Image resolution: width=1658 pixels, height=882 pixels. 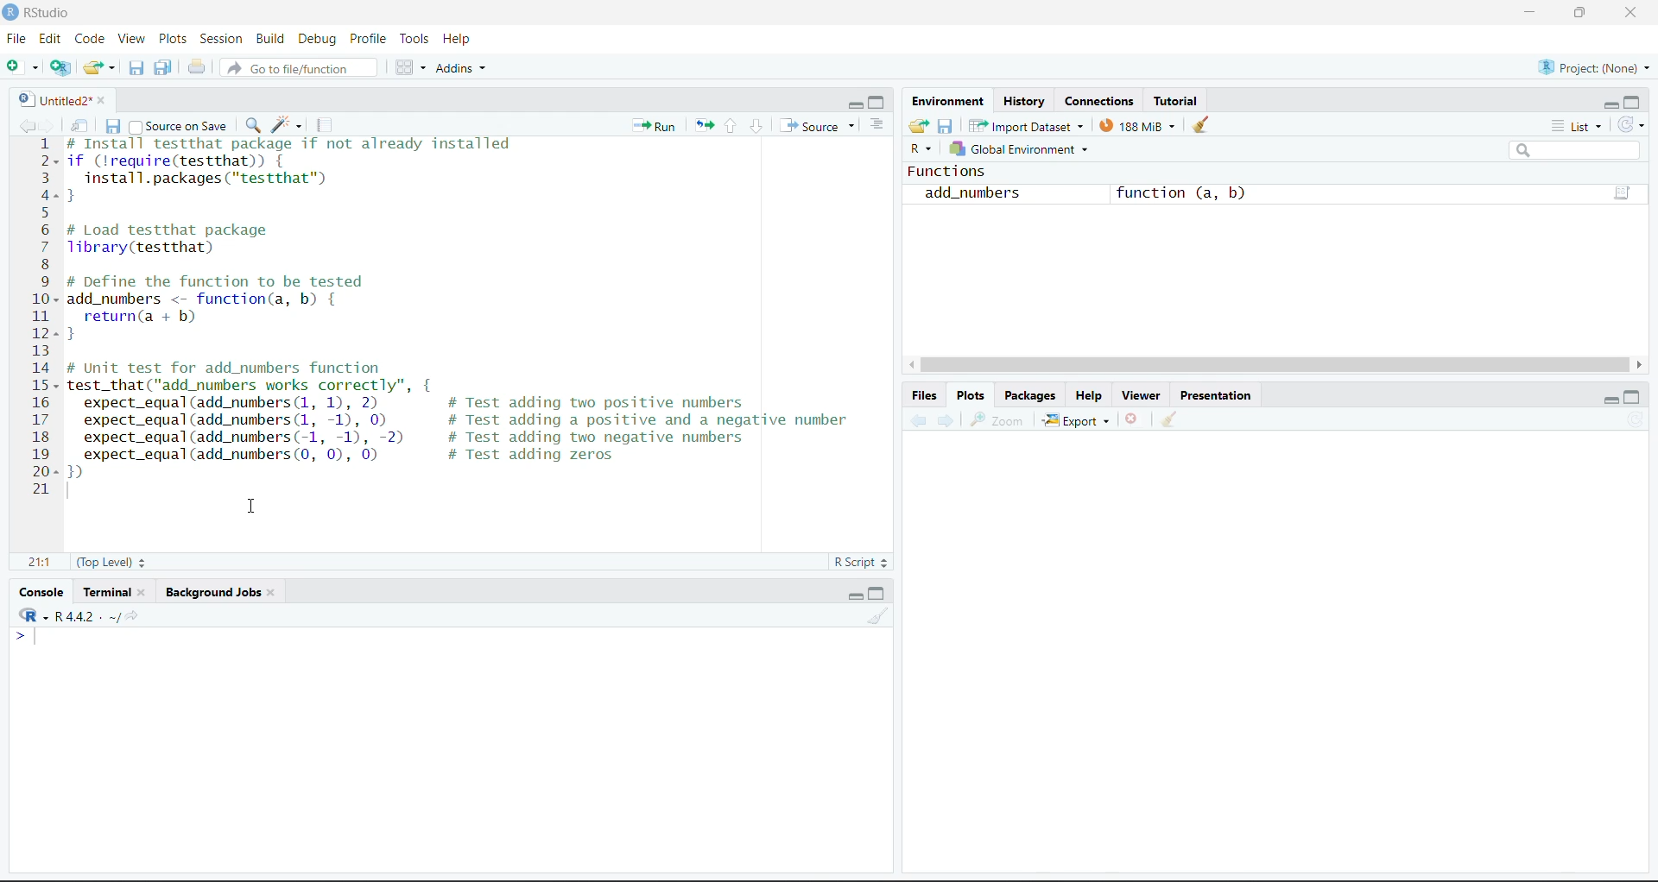 I want to click on workspace panes, so click(x=410, y=68).